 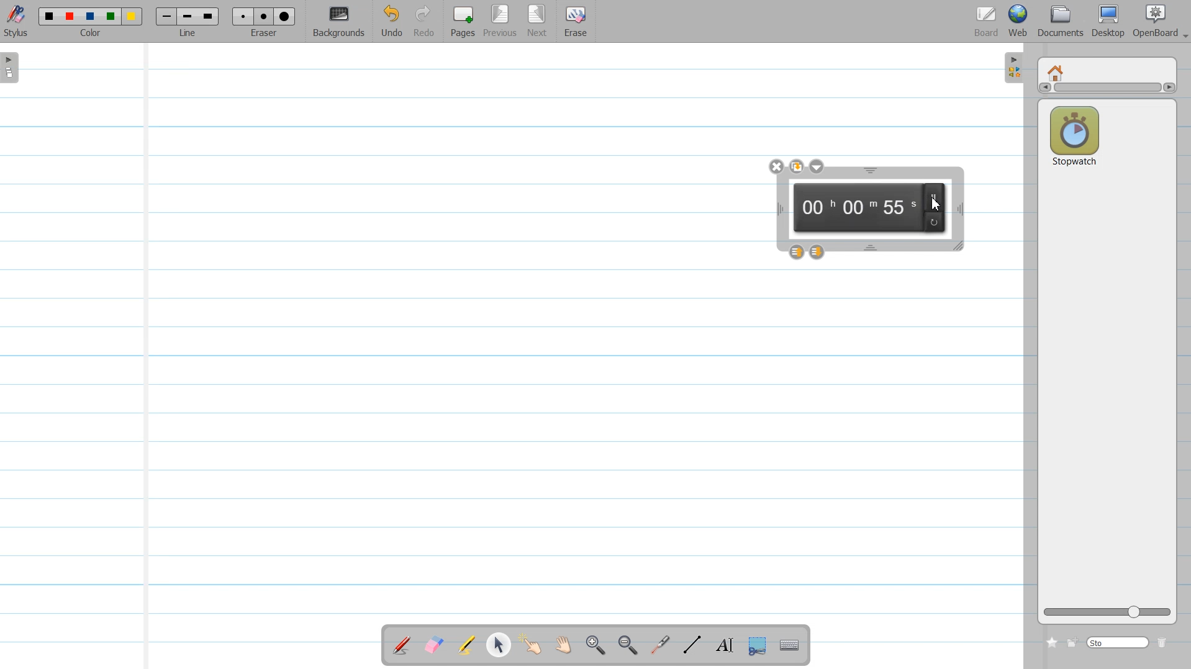 What do you see at coordinates (817, 166) in the screenshot?
I see `Drop down box` at bounding box center [817, 166].